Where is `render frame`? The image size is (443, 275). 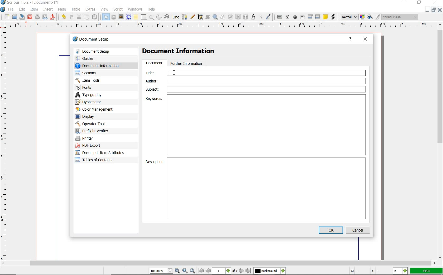
render frame is located at coordinates (129, 17).